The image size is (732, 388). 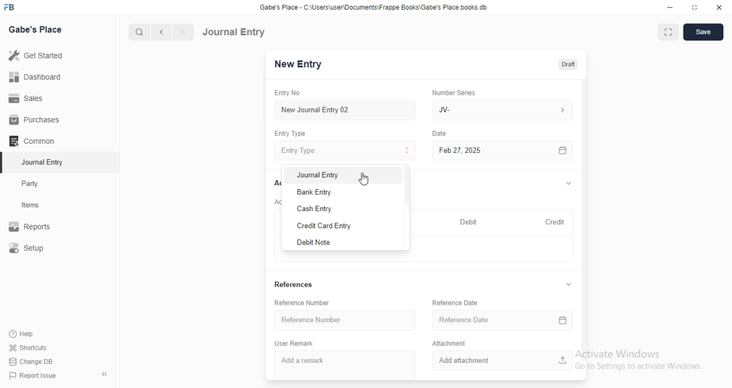 What do you see at coordinates (570, 64) in the screenshot?
I see `Draft` at bounding box center [570, 64].